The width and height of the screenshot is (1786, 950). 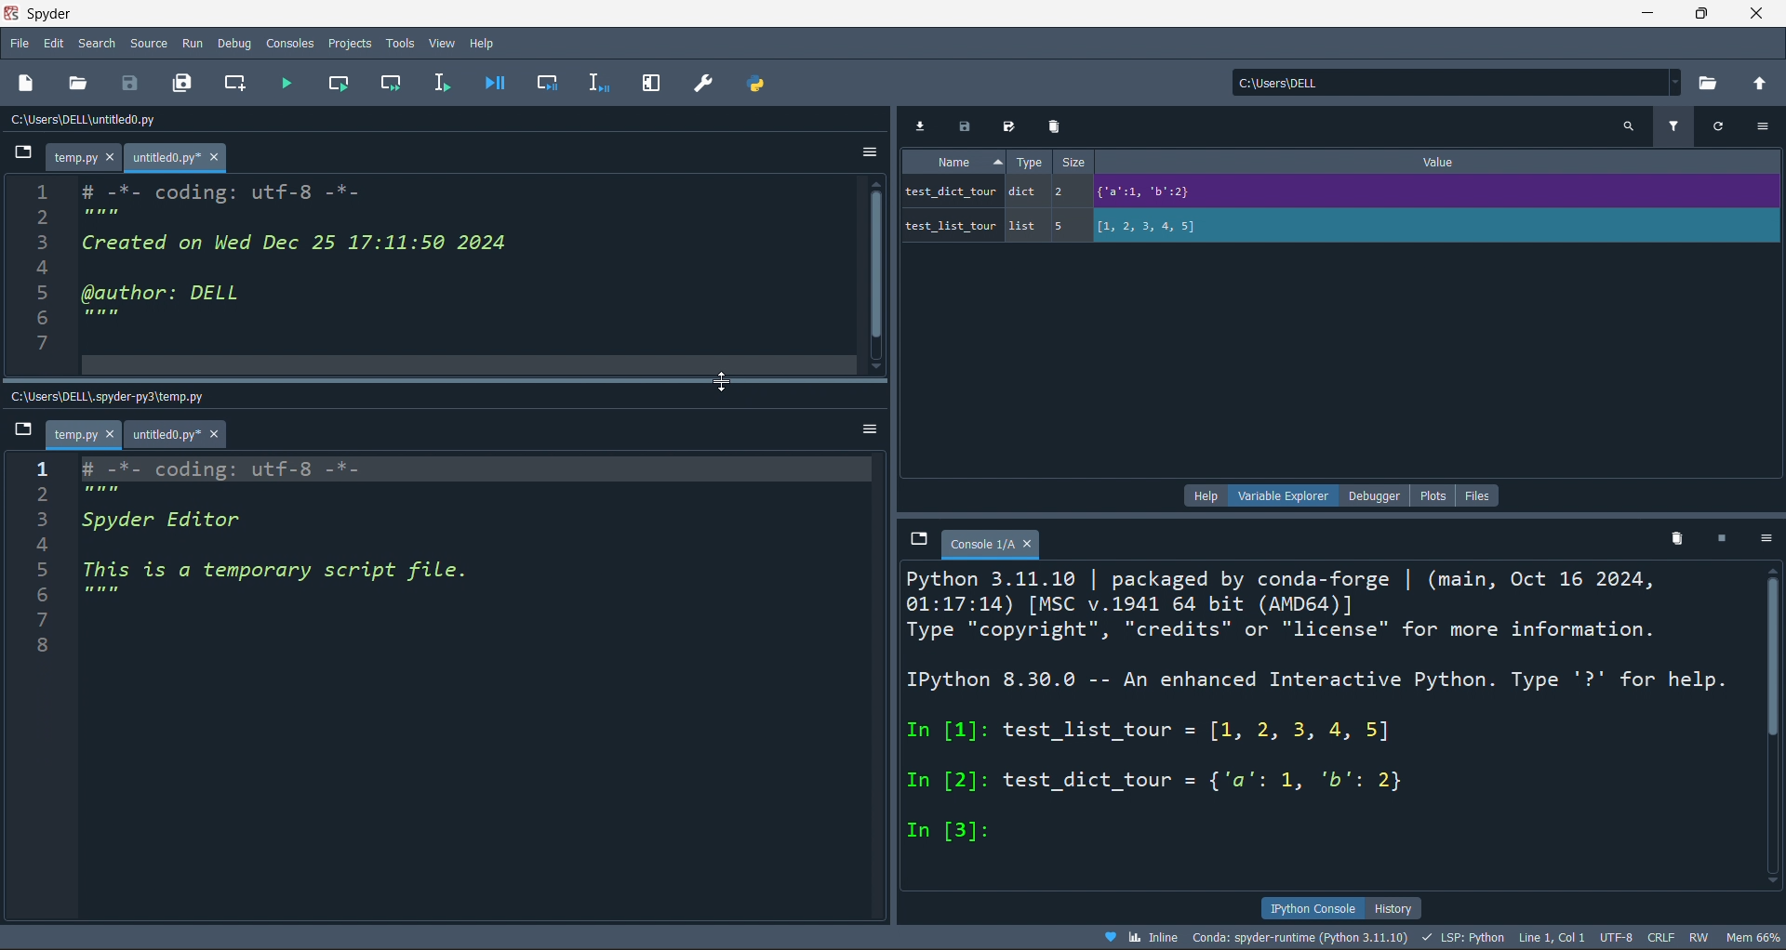 What do you see at coordinates (47, 365) in the screenshot?
I see `8` at bounding box center [47, 365].